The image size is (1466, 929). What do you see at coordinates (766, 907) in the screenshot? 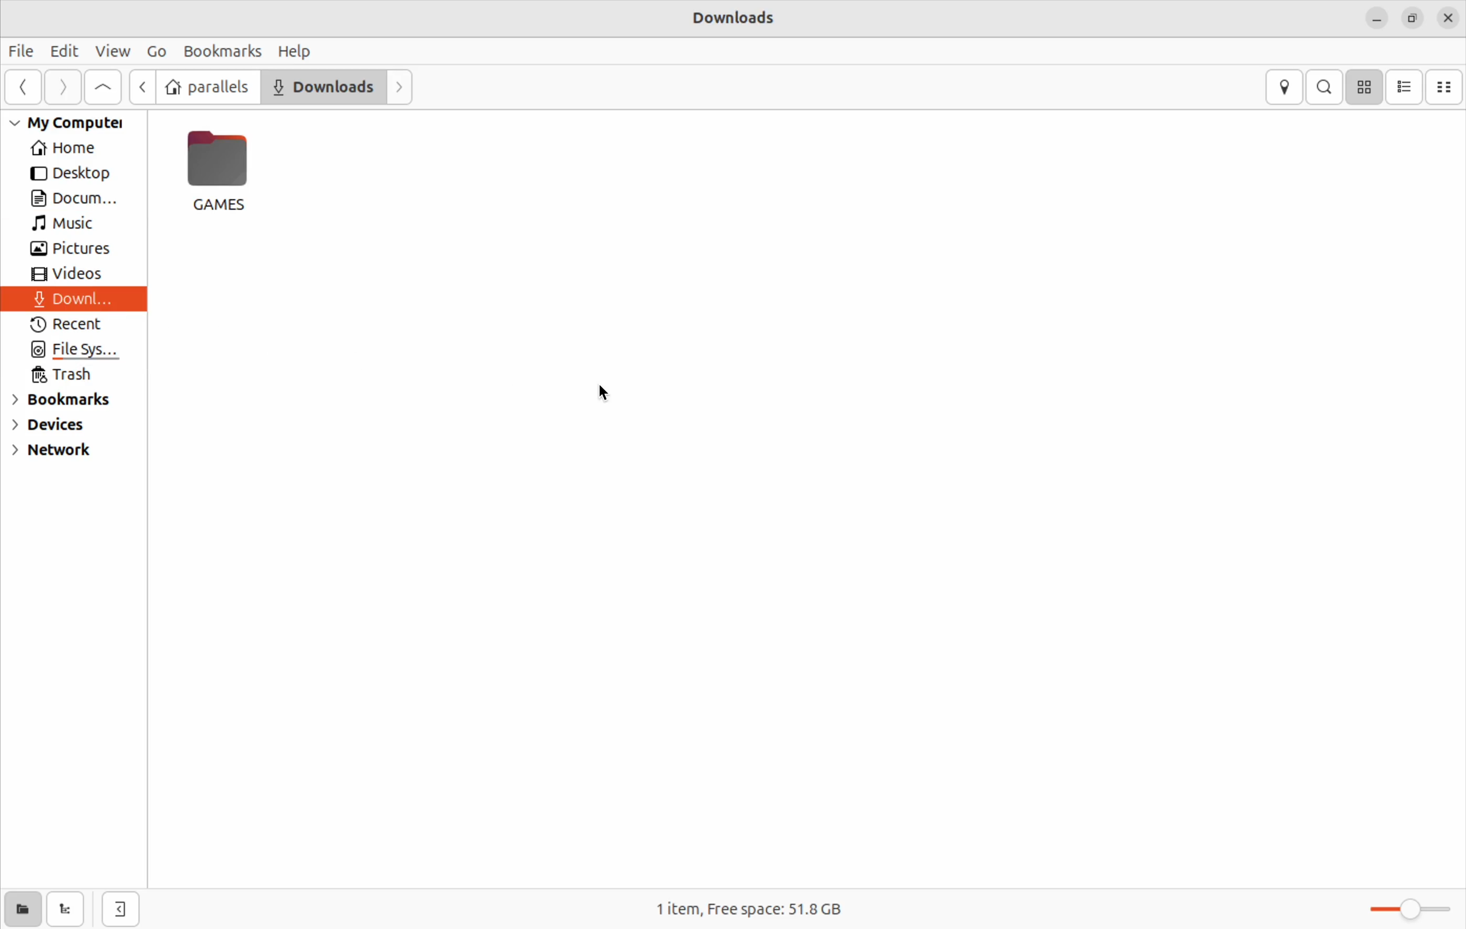
I see `1 item free space 51.8Gb` at bounding box center [766, 907].